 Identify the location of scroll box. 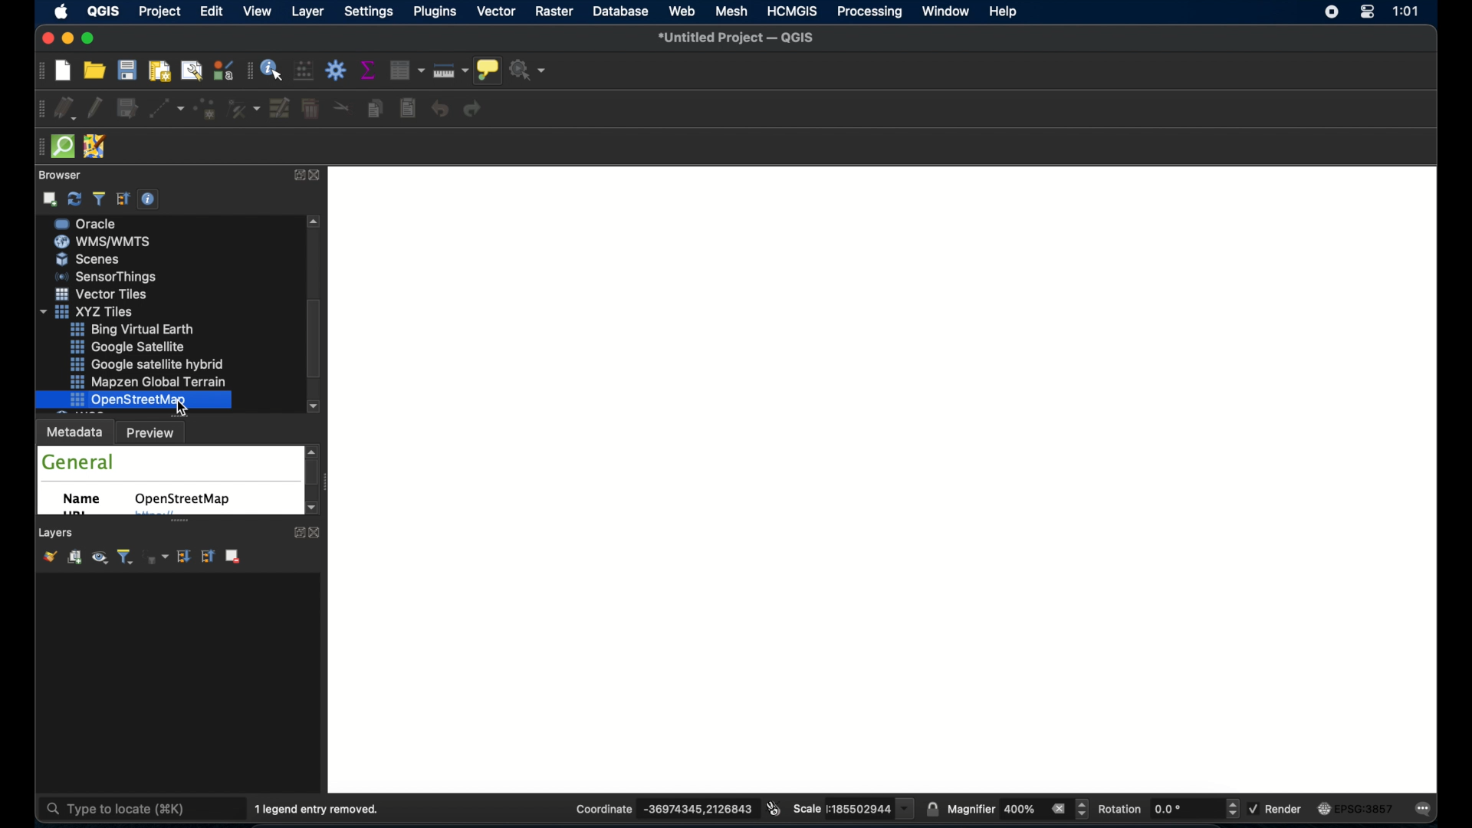
(314, 474).